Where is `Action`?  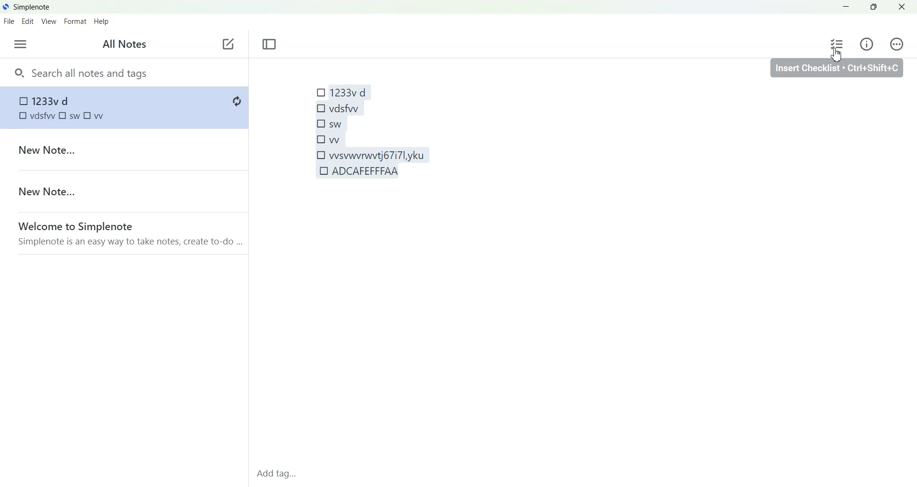
Action is located at coordinates (897, 45).